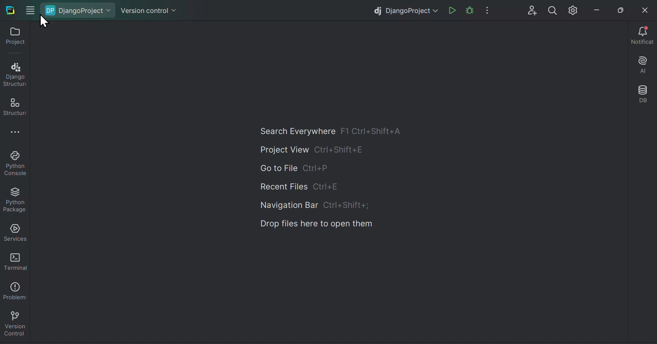 Image resolution: width=657 pixels, height=344 pixels. Describe the element at coordinates (551, 9) in the screenshot. I see `search` at that location.